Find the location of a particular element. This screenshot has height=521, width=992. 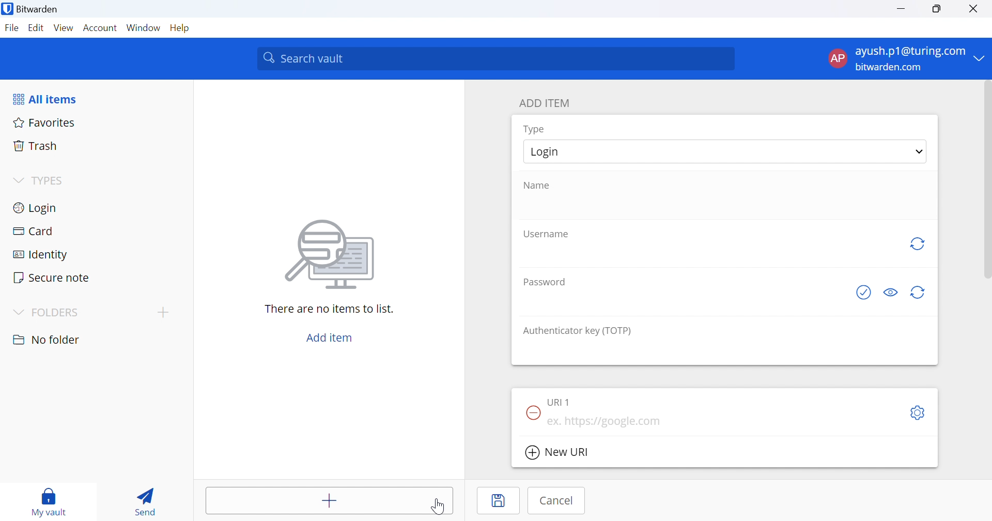

TYPES is located at coordinates (51, 181).